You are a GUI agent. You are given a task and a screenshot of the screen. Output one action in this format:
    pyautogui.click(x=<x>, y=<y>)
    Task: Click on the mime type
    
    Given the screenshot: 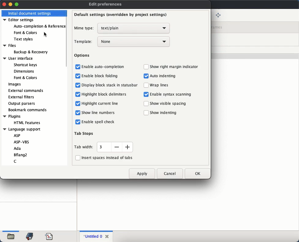 What is the action you would take?
    pyautogui.click(x=85, y=29)
    